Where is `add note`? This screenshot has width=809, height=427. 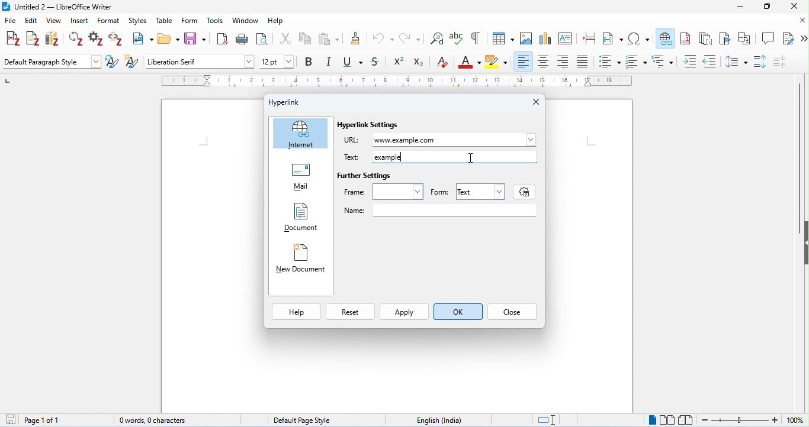 add note is located at coordinates (33, 38).